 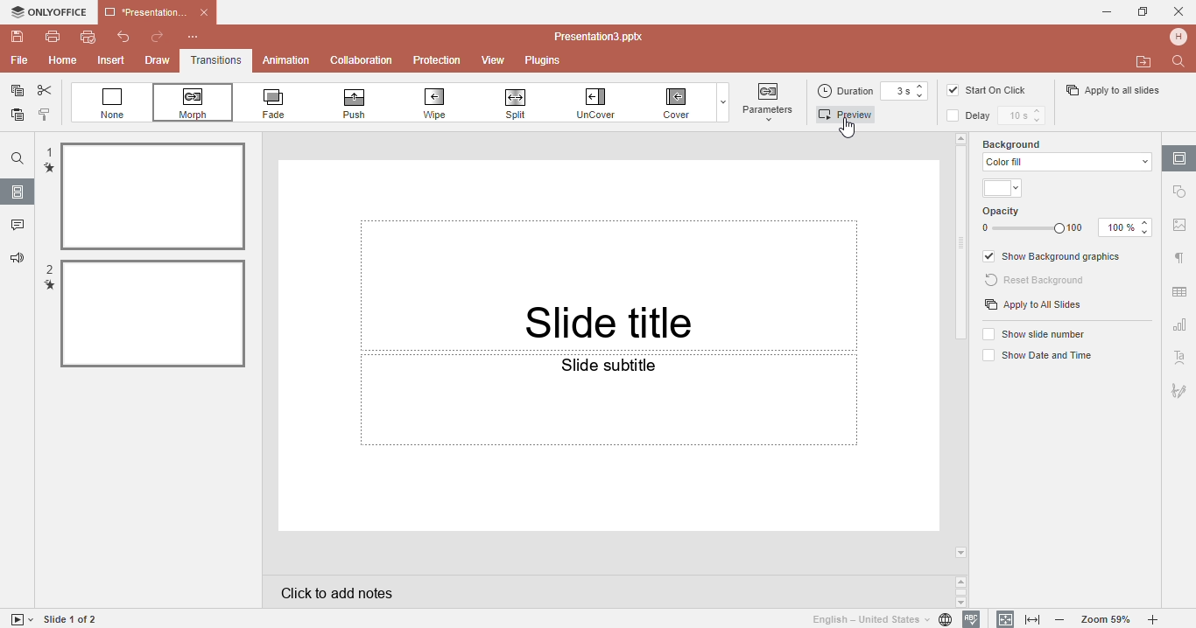 I want to click on Table setting, so click(x=1180, y=289).